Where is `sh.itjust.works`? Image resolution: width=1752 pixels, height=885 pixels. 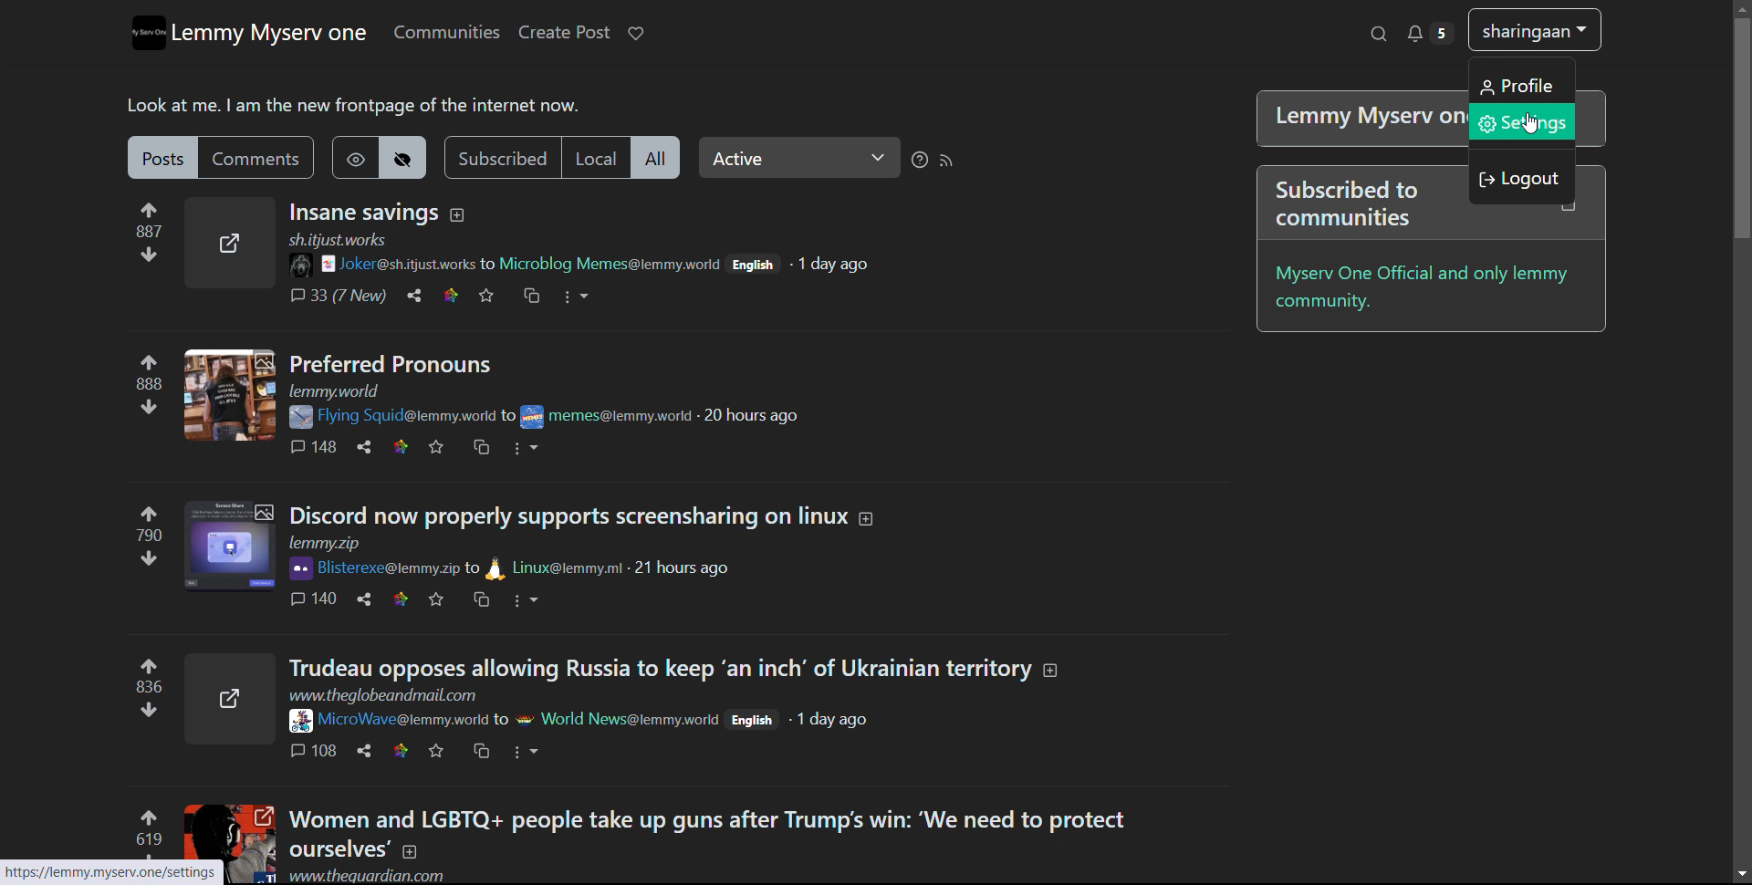 sh.itjust.works is located at coordinates (339, 240).